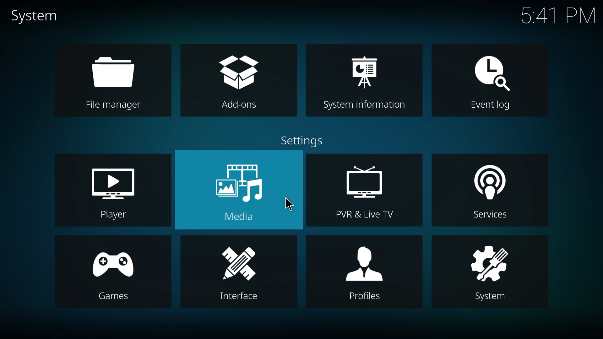  I want to click on cursor, so click(290, 206).